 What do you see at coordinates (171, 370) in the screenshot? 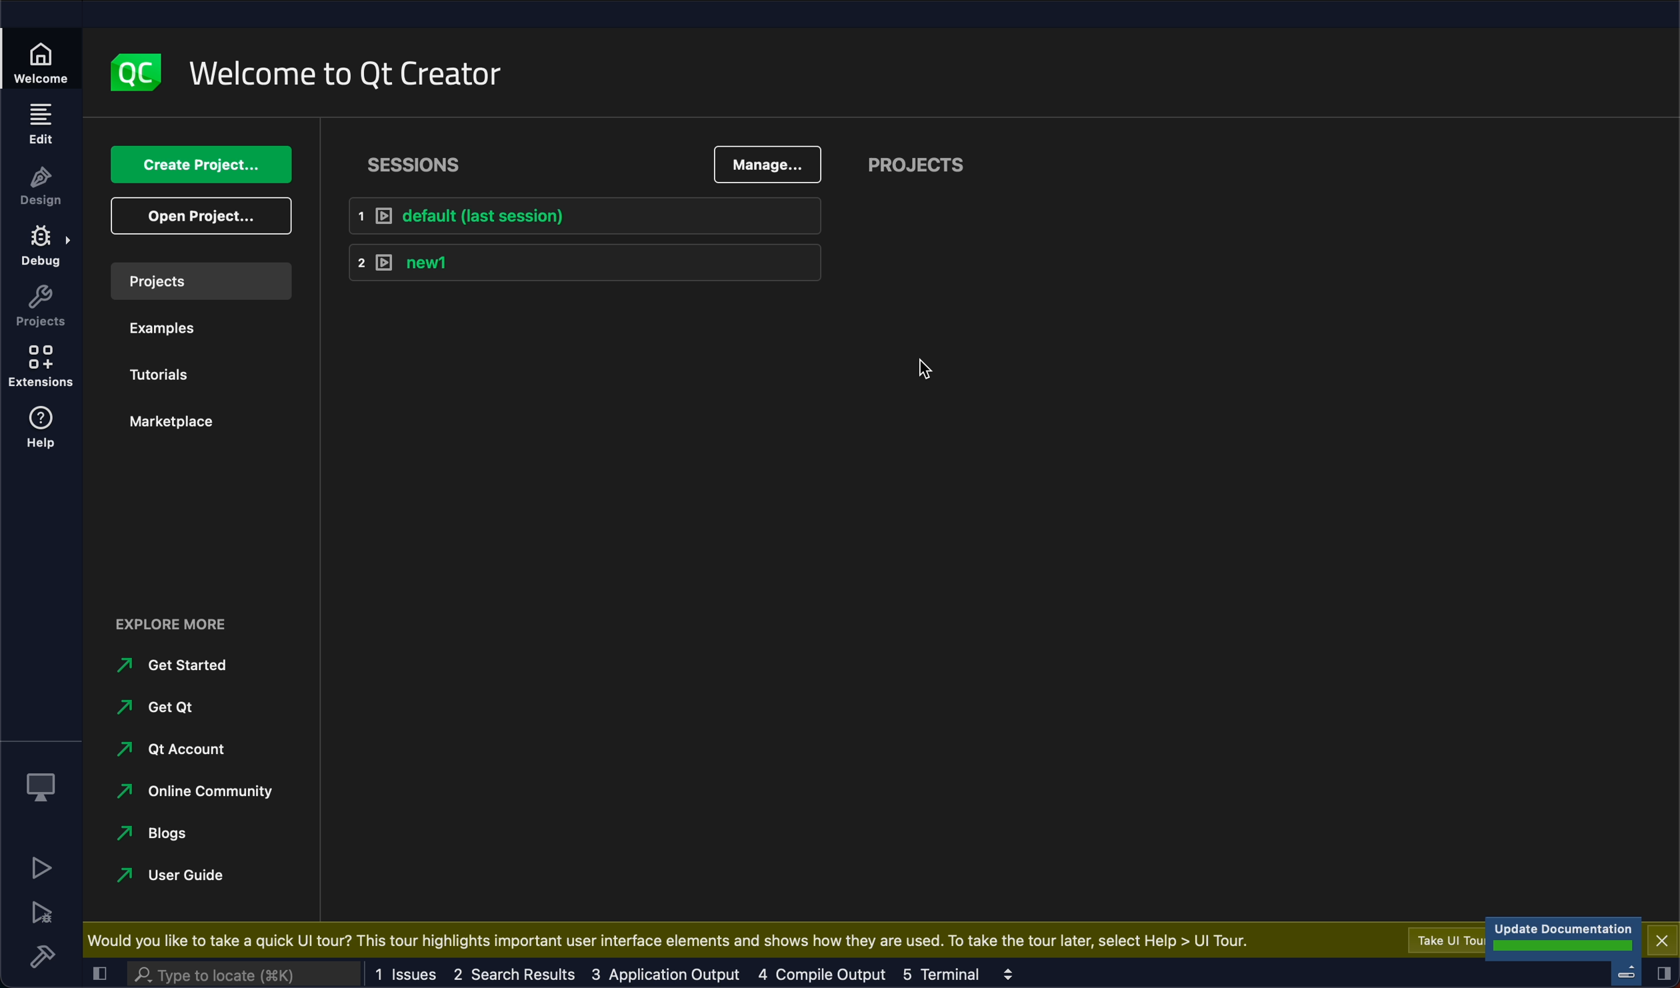
I see `tutorials` at bounding box center [171, 370].